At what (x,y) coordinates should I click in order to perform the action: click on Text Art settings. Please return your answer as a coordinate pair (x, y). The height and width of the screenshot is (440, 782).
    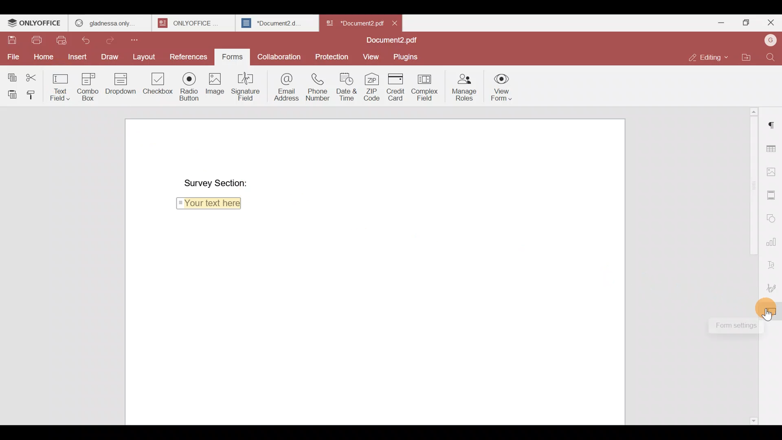
    Looking at the image, I should click on (773, 264).